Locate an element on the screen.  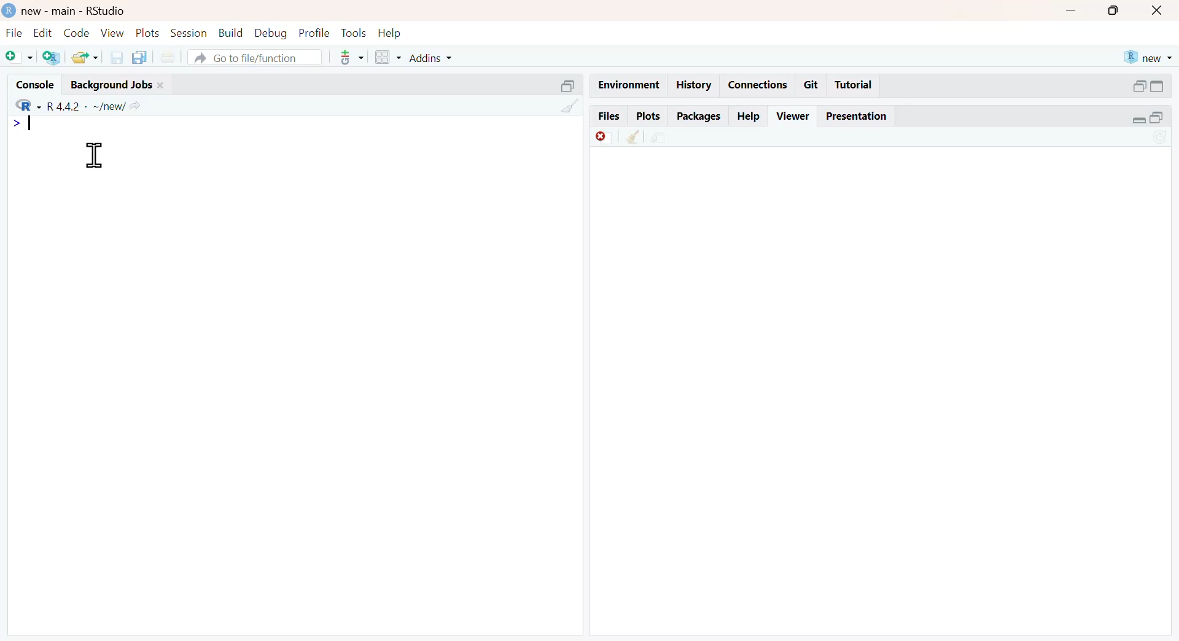
tutorial is located at coordinates (854, 85).